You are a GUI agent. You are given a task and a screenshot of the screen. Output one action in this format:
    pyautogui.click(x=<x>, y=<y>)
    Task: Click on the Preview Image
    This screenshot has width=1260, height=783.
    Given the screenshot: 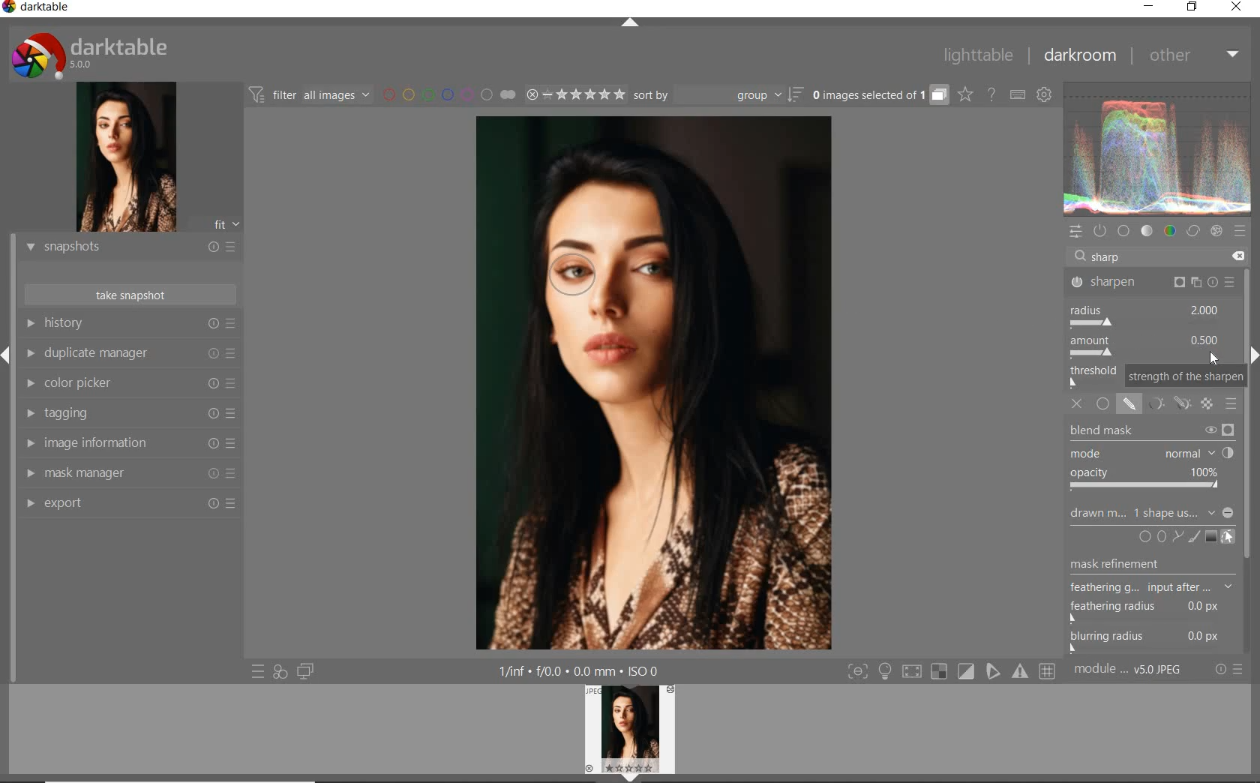 What is the action you would take?
    pyautogui.click(x=629, y=733)
    